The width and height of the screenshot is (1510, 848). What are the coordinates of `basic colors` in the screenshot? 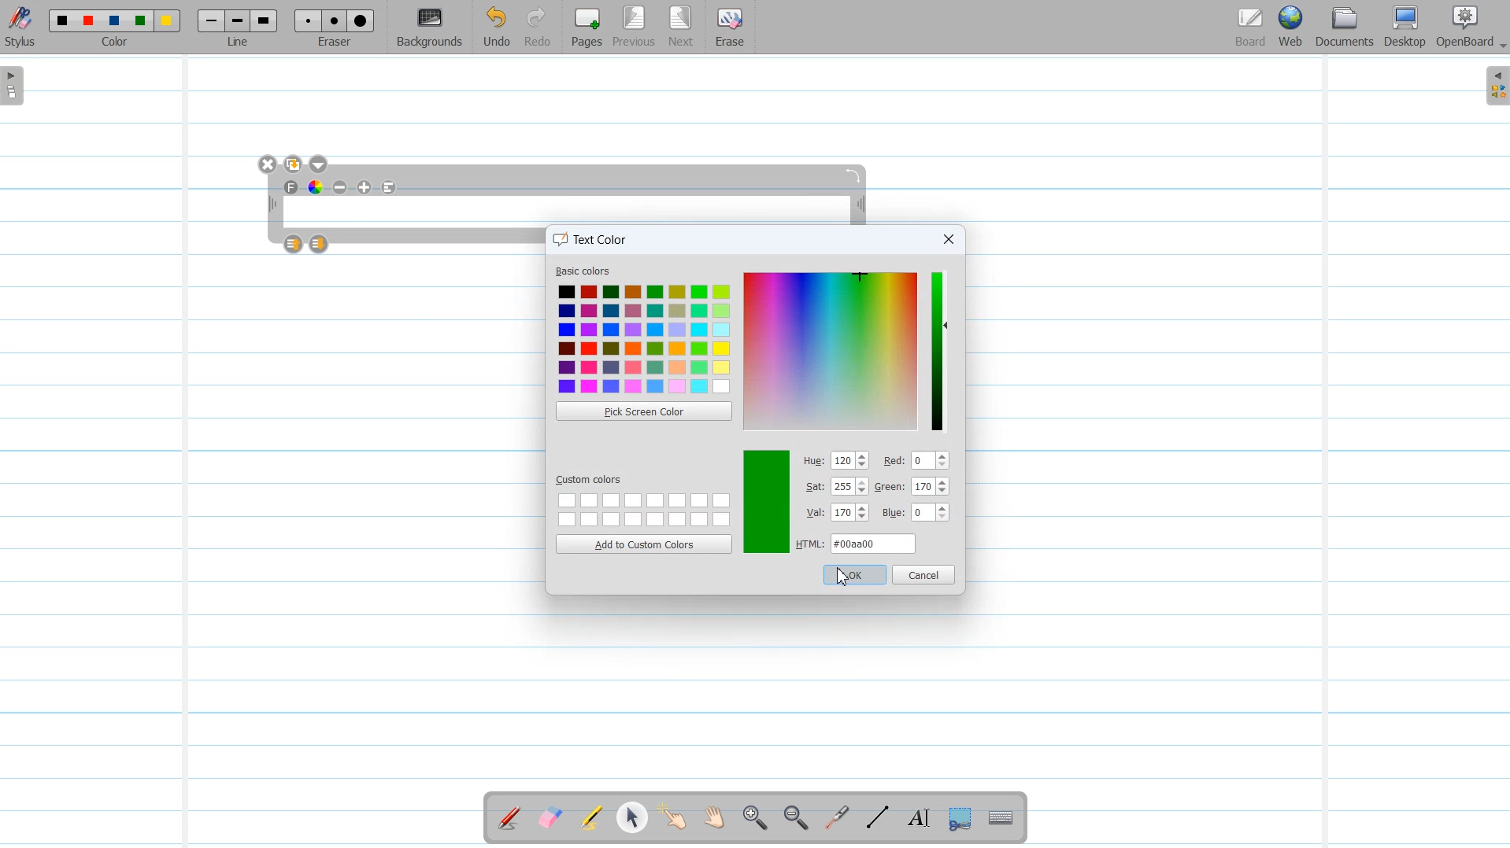 It's located at (585, 272).